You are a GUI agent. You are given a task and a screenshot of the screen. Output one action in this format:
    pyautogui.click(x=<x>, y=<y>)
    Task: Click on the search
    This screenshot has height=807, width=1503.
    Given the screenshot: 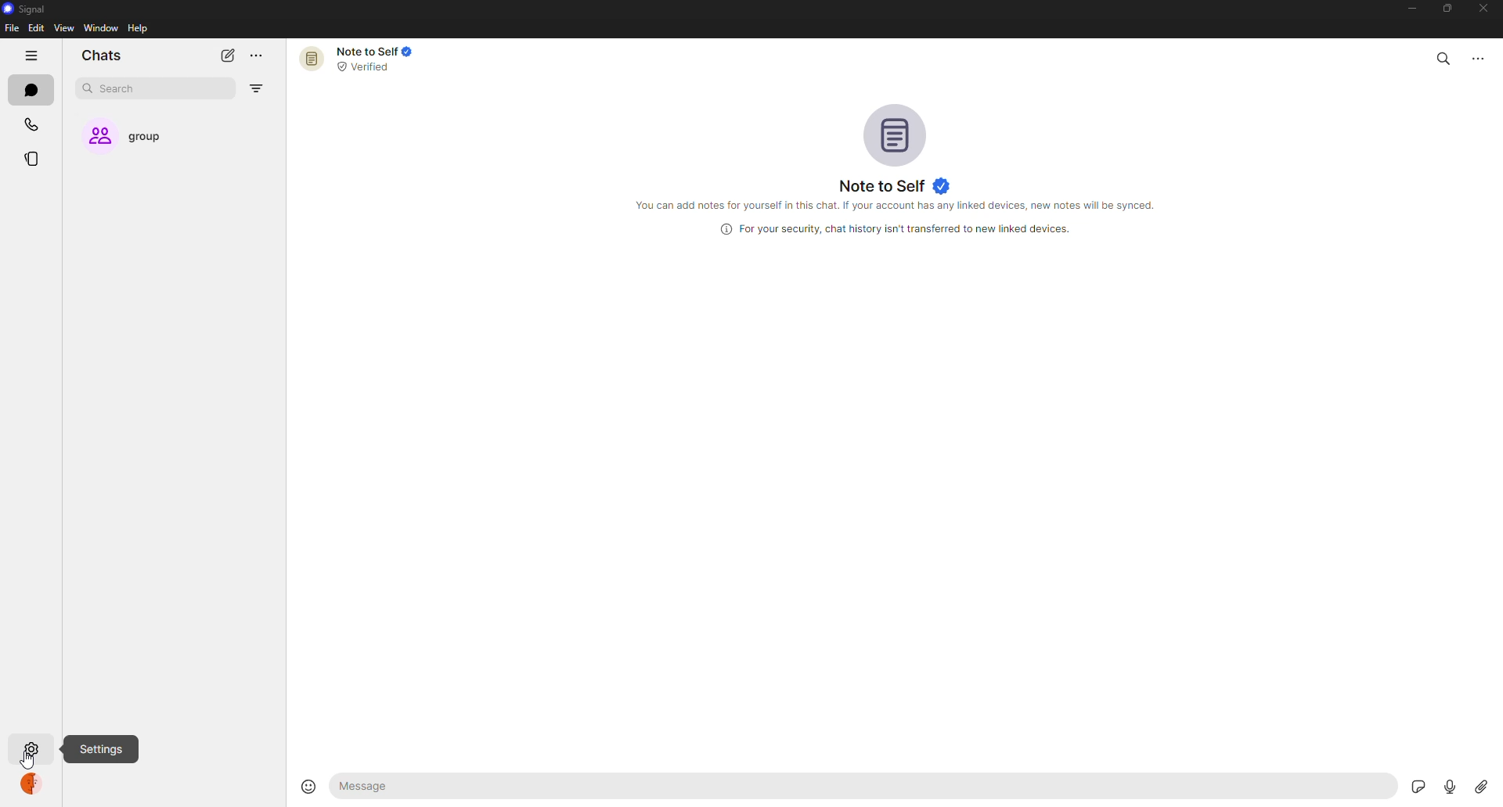 What is the action you would take?
    pyautogui.click(x=1444, y=56)
    